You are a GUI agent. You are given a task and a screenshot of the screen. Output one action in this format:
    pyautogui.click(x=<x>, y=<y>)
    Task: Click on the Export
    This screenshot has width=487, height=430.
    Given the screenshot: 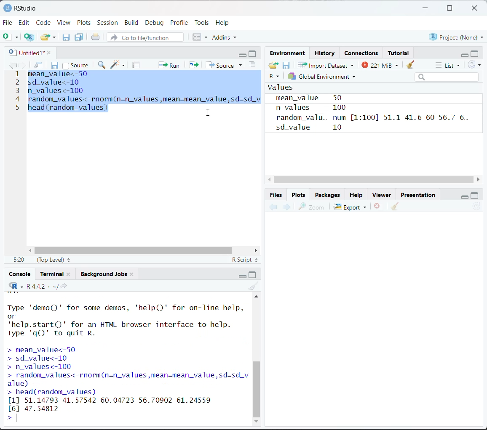 What is the action you would take?
    pyautogui.click(x=351, y=207)
    